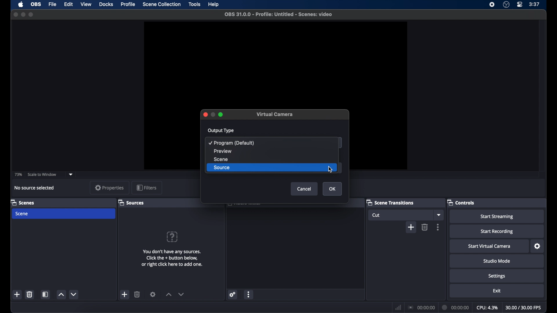 Image resolution: width=557 pixels, height=313 pixels. I want to click on minimize, so click(23, 15).